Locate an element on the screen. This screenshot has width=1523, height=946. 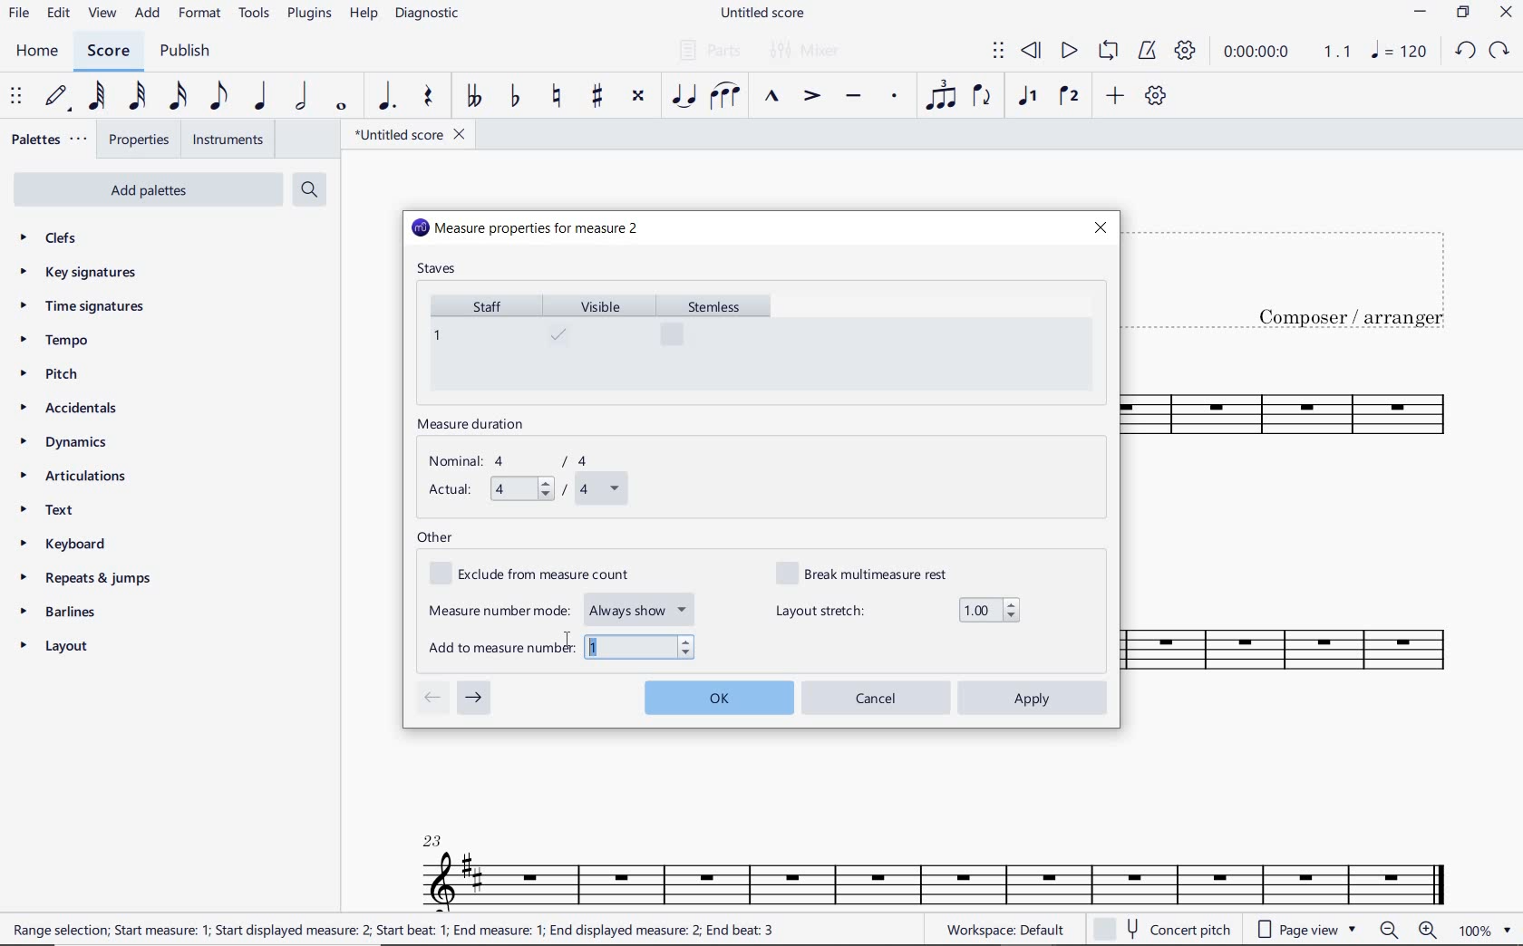
exclude from measure count is located at coordinates (540, 574).